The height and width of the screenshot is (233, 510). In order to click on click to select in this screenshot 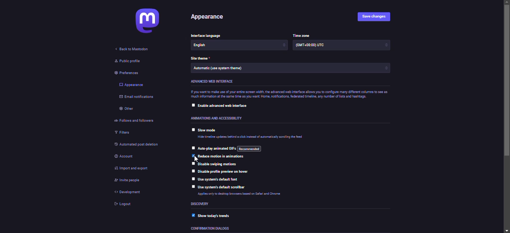, I will do `click(193, 130)`.